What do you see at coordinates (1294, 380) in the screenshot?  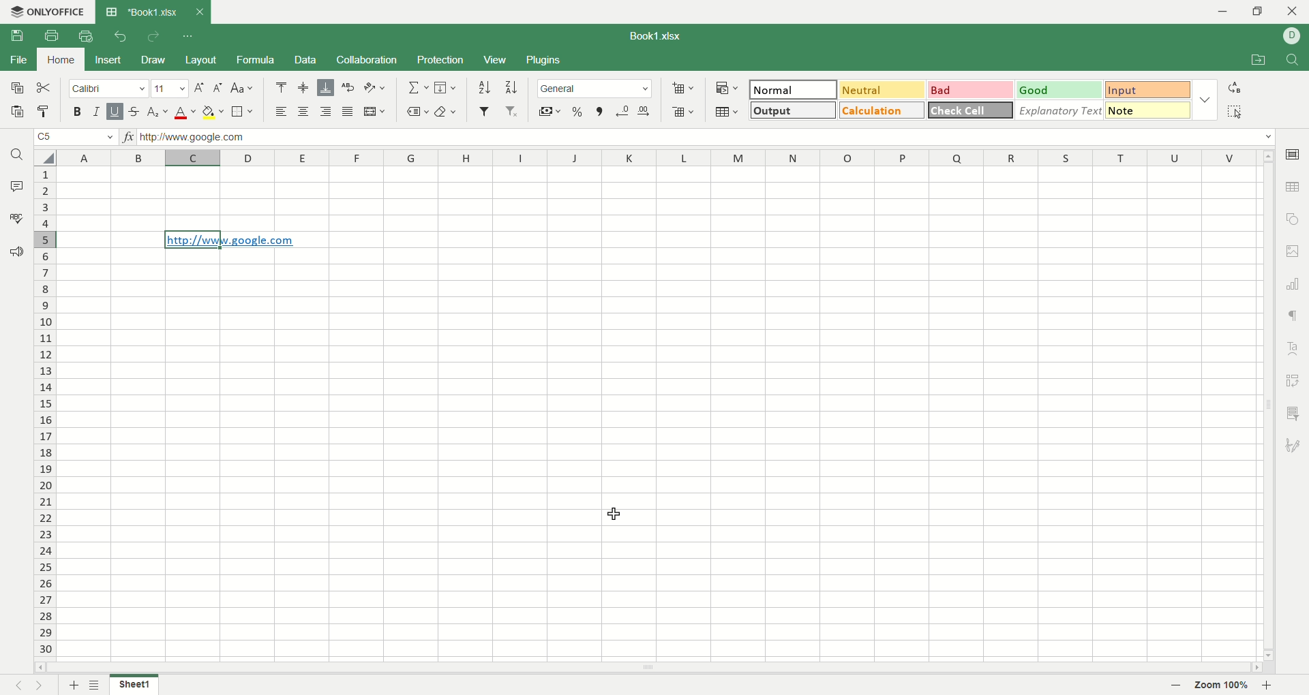 I see `pivot settings` at bounding box center [1294, 380].